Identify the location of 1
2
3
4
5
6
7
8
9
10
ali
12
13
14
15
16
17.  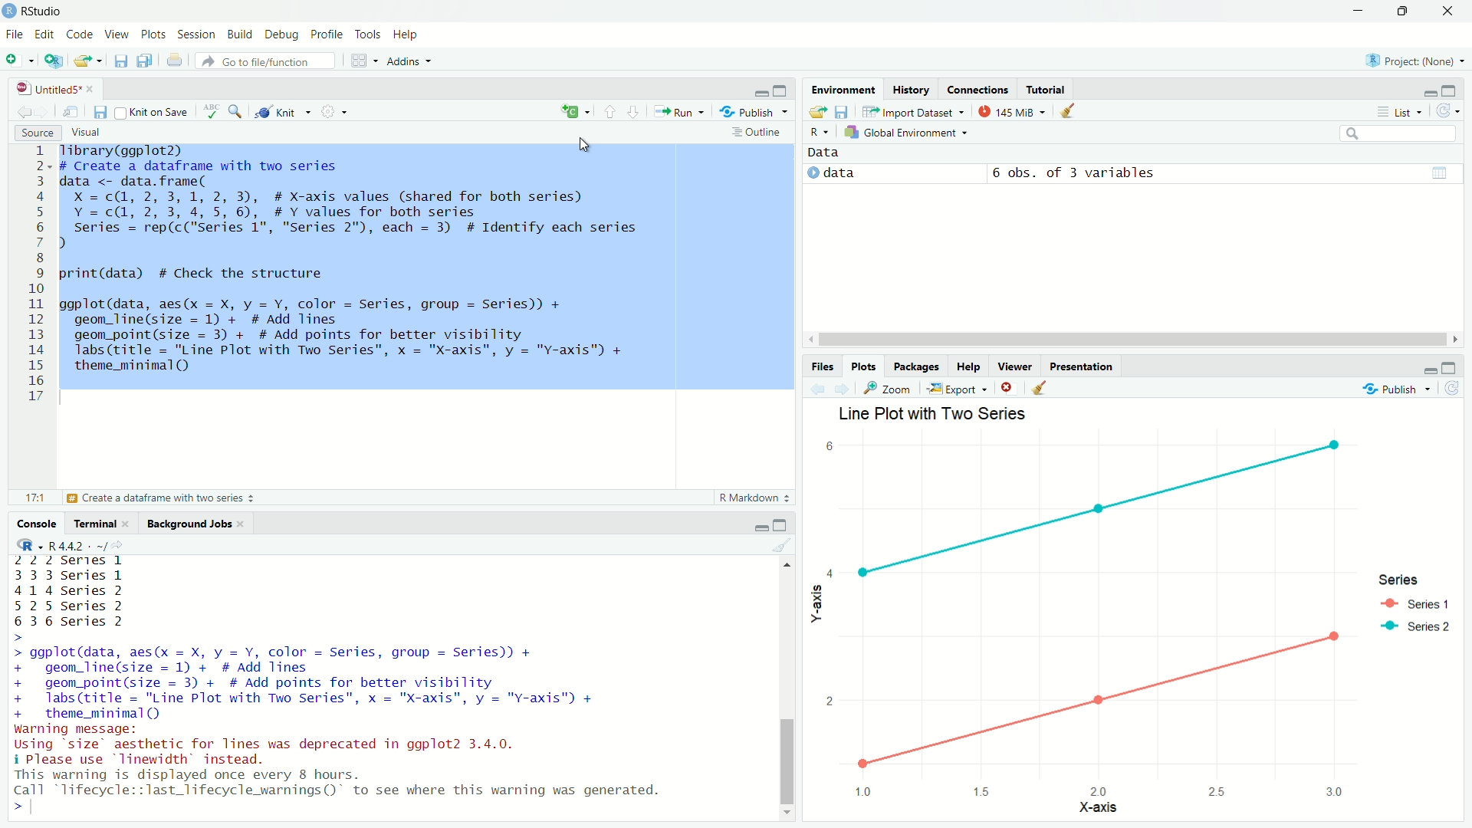
(38, 278).